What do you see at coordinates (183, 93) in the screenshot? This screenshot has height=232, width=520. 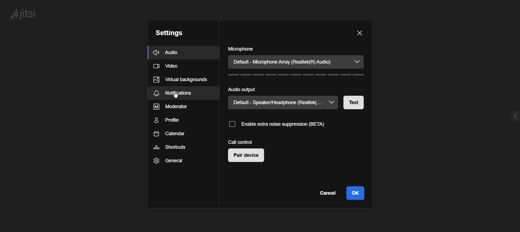 I see `Notification` at bounding box center [183, 93].